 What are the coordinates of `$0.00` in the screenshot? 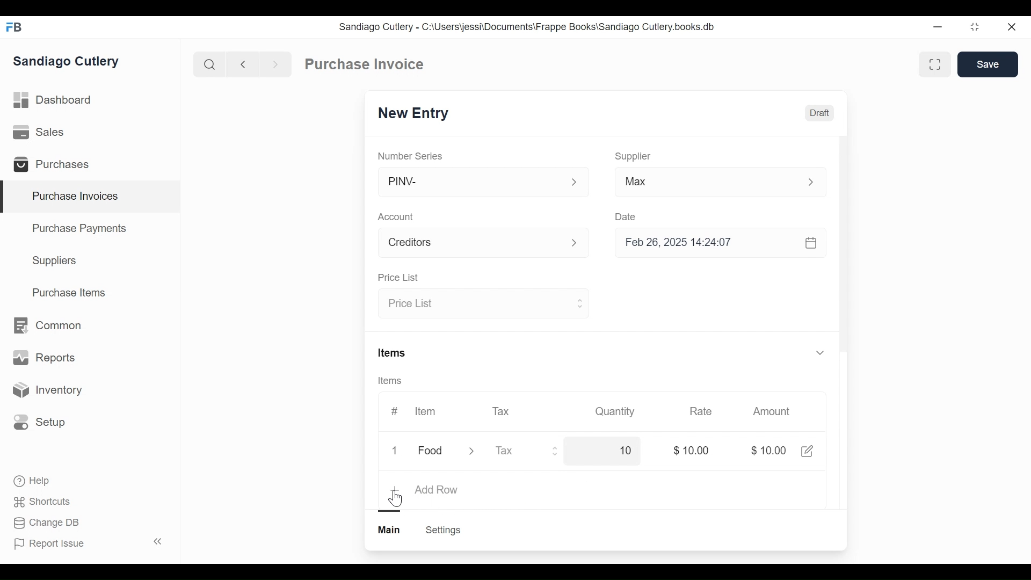 It's located at (771, 452).